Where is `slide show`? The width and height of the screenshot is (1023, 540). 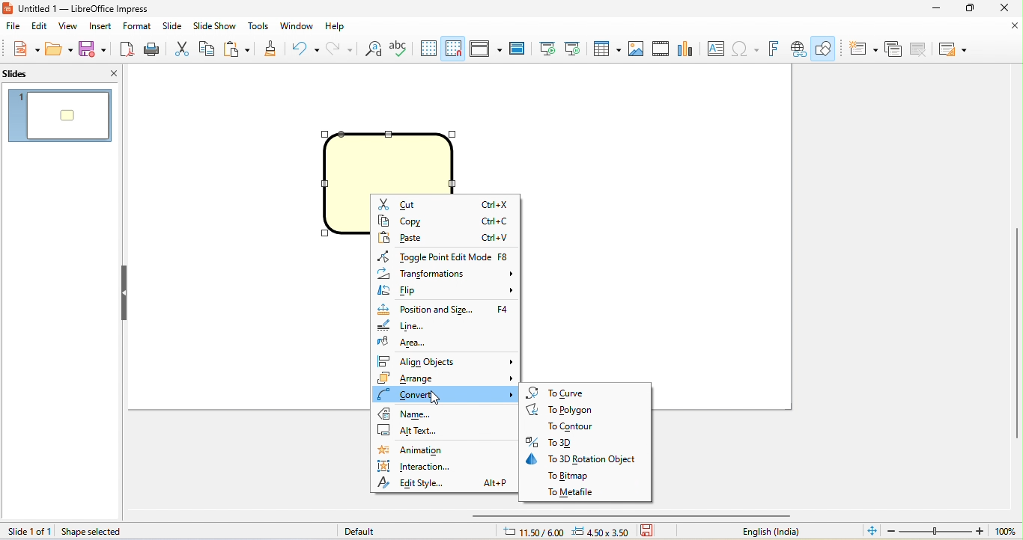 slide show is located at coordinates (216, 25).